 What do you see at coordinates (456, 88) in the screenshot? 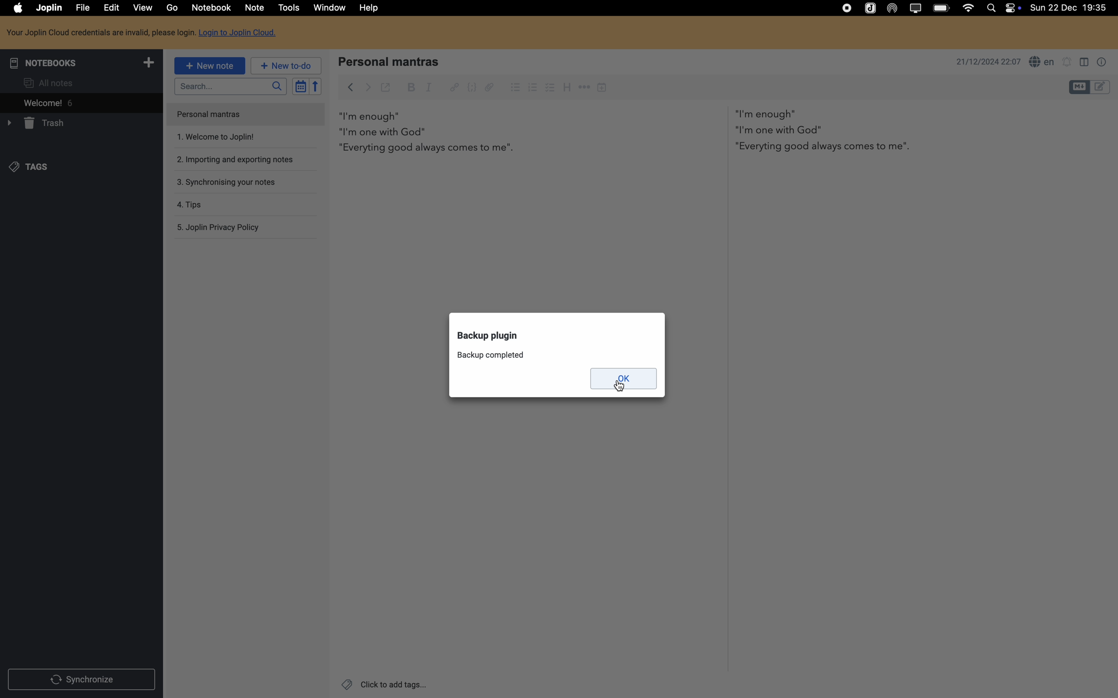
I see `hyperlink` at bounding box center [456, 88].